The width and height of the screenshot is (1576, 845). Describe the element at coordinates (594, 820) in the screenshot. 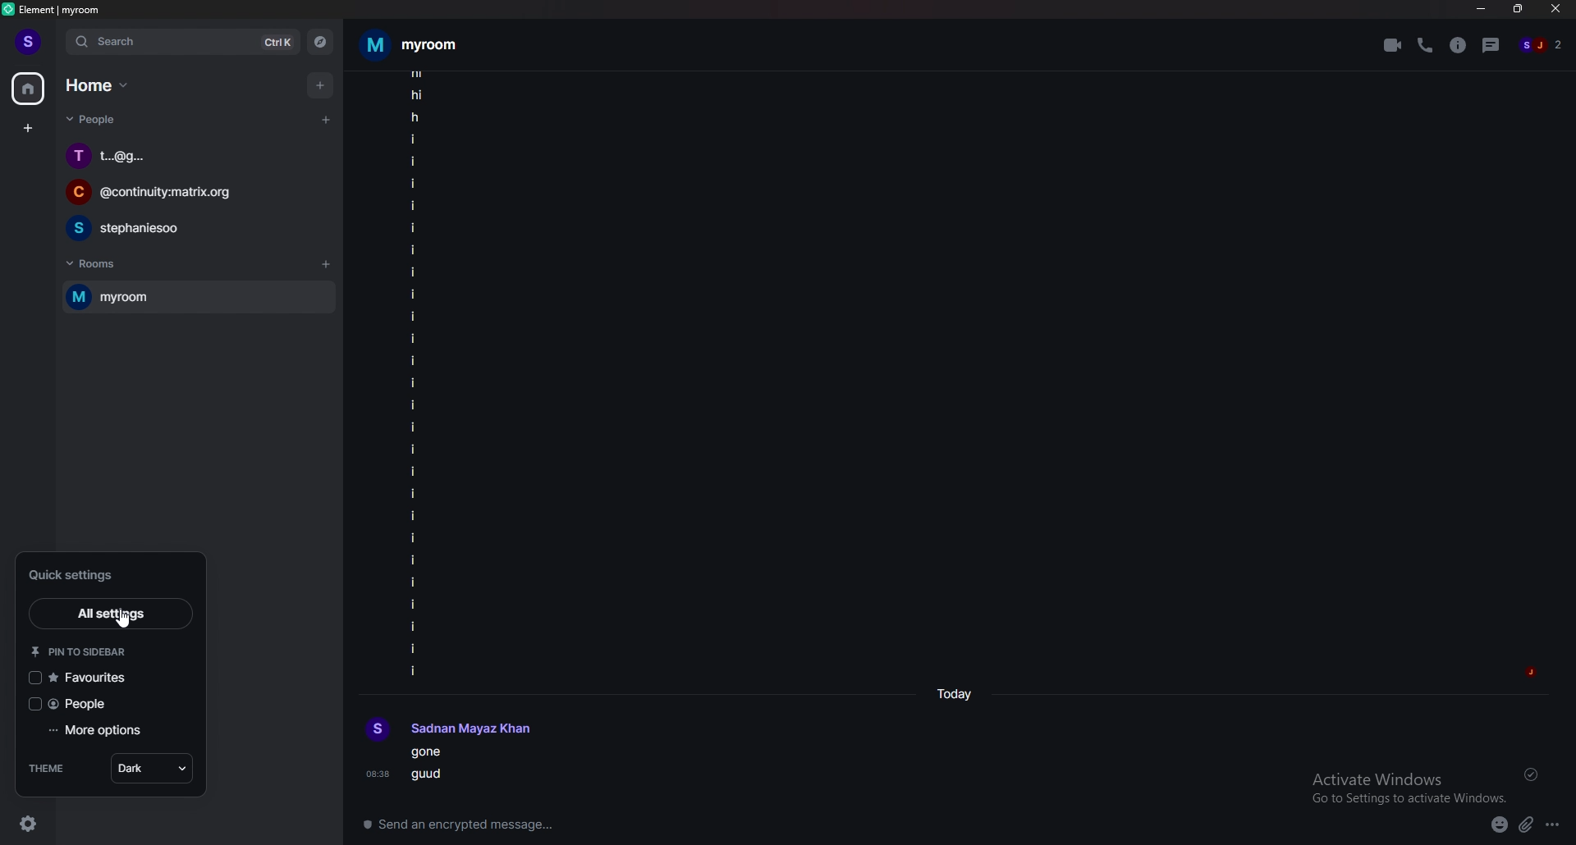

I see `text box` at that location.